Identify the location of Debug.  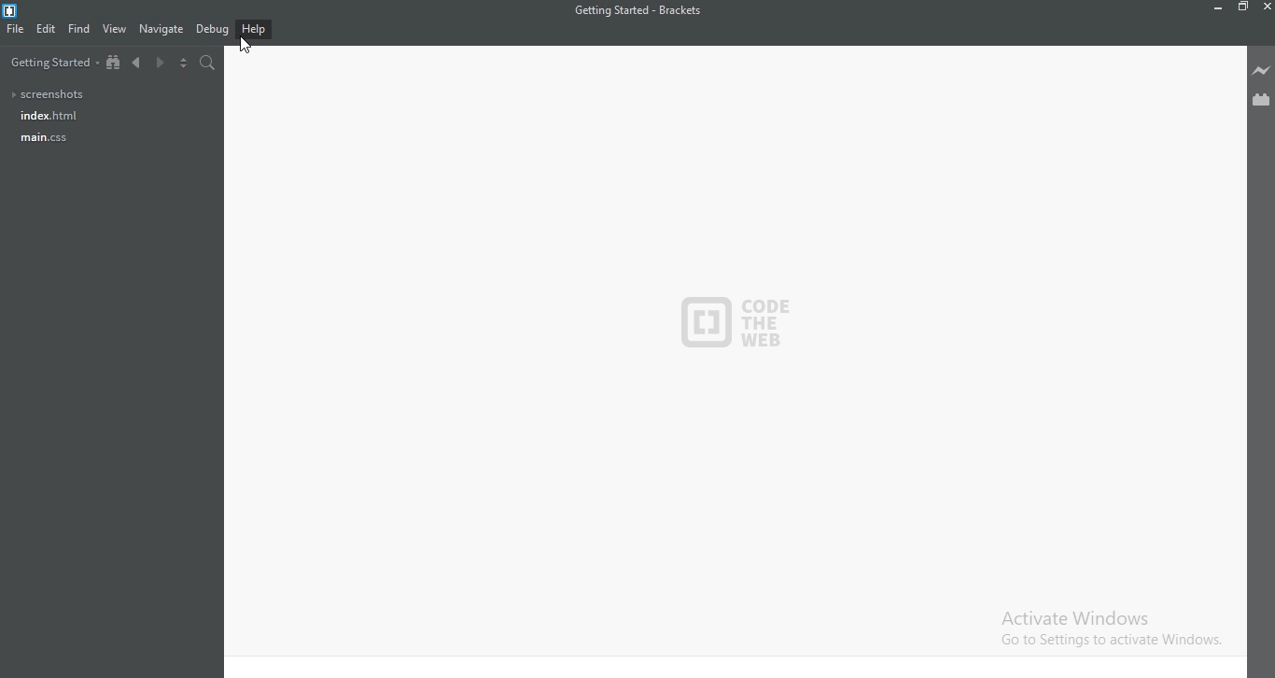
(213, 30).